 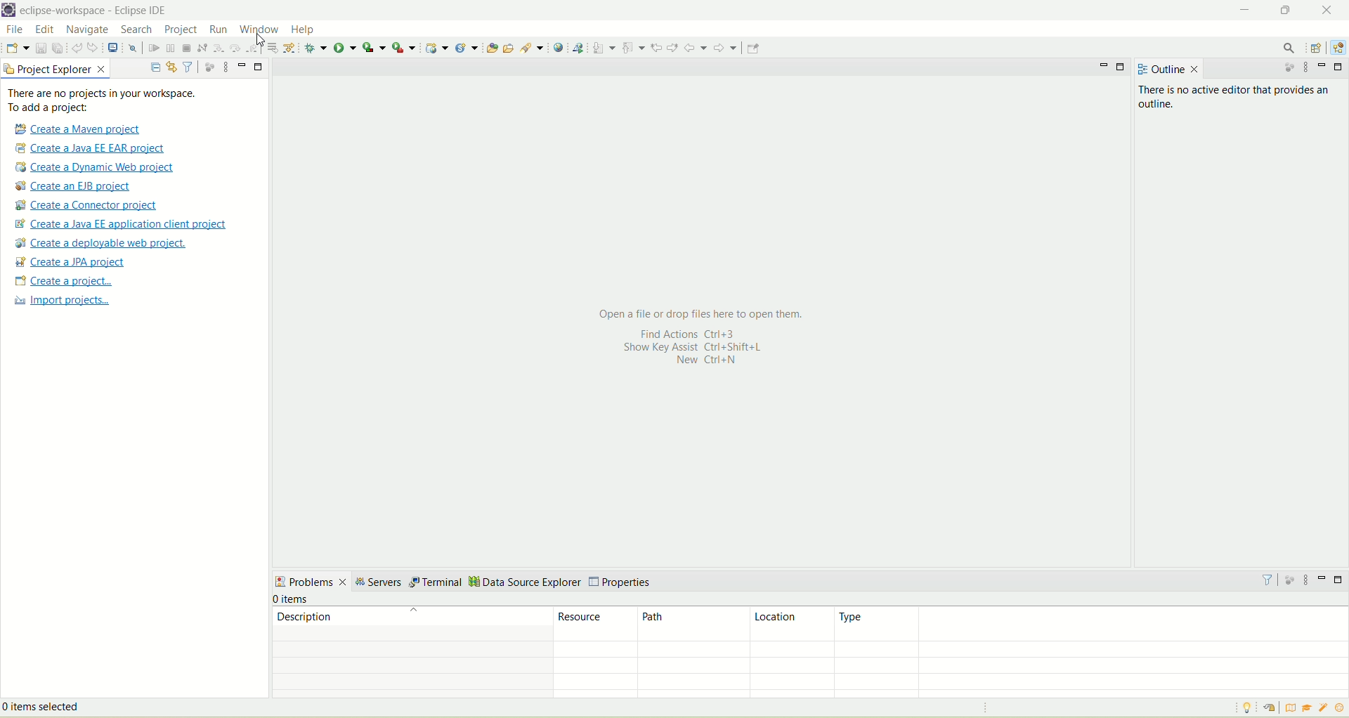 What do you see at coordinates (60, 302) in the screenshot?
I see `import projects` at bounding box center [60, 302].